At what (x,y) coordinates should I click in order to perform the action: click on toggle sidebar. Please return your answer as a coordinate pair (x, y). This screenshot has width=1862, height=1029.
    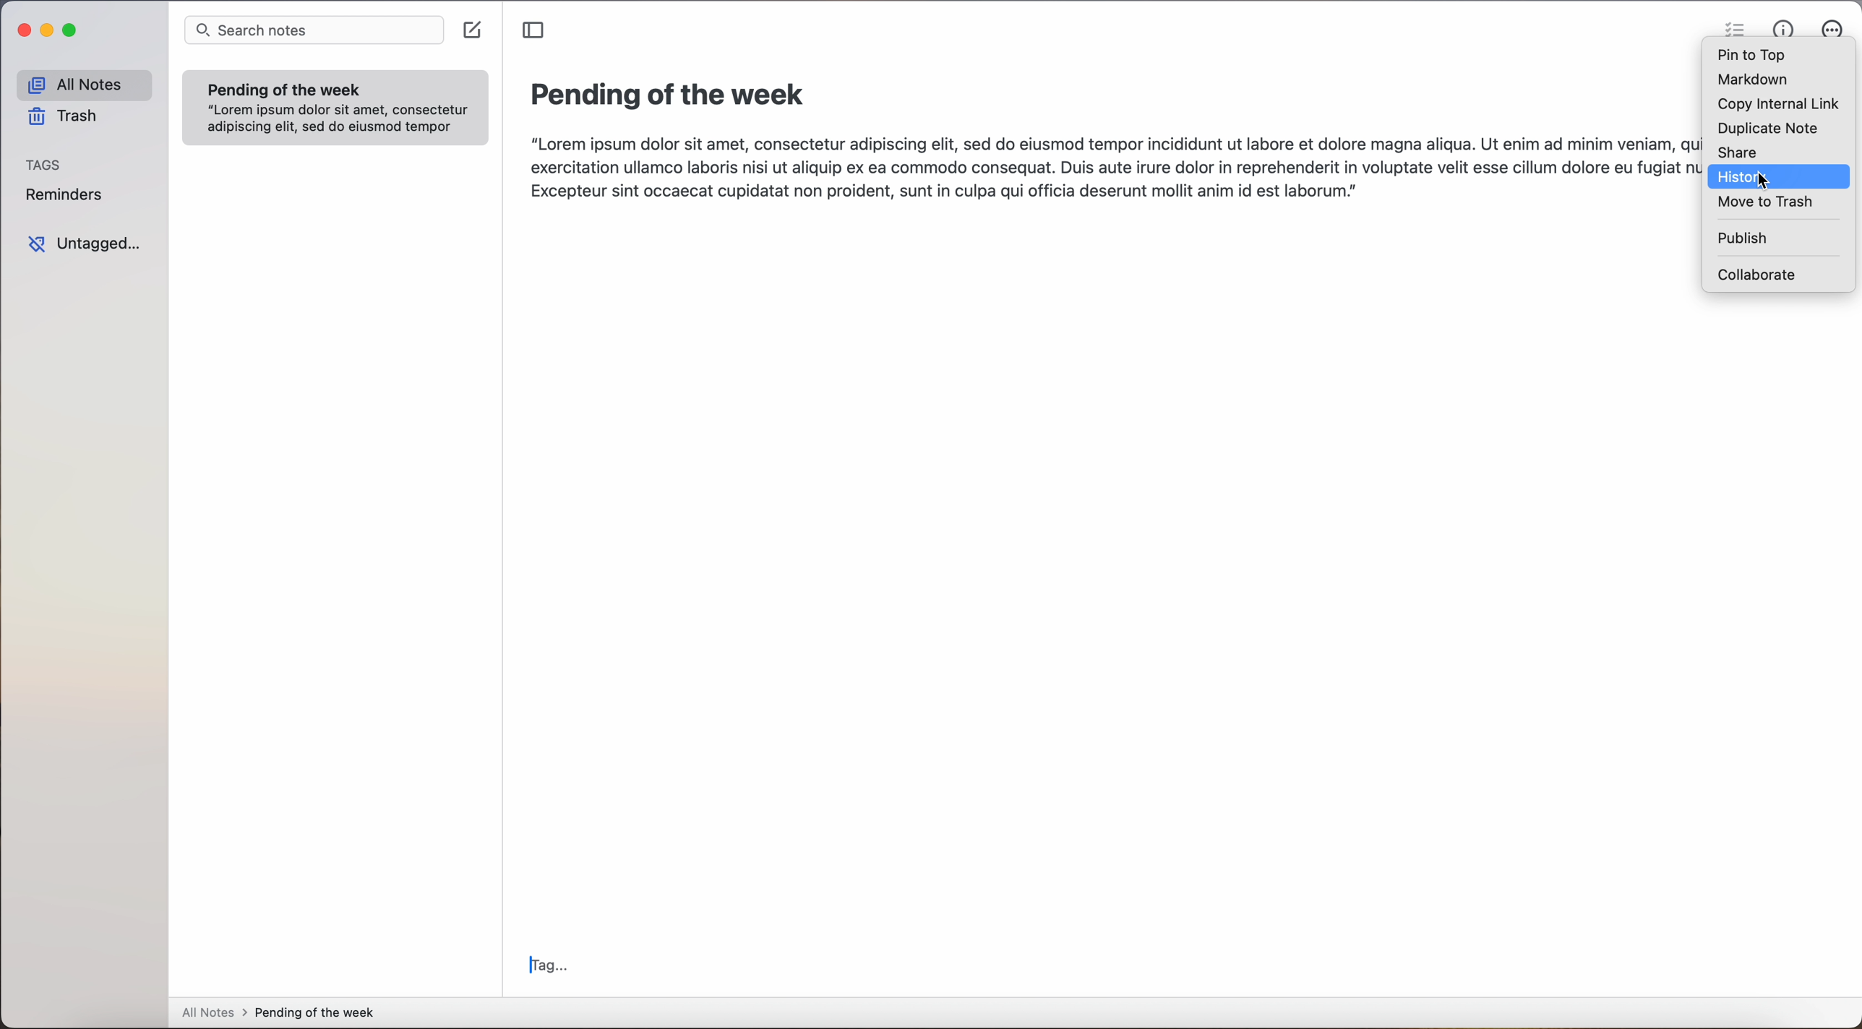
    Looking at the image, I should click on (536, 30).